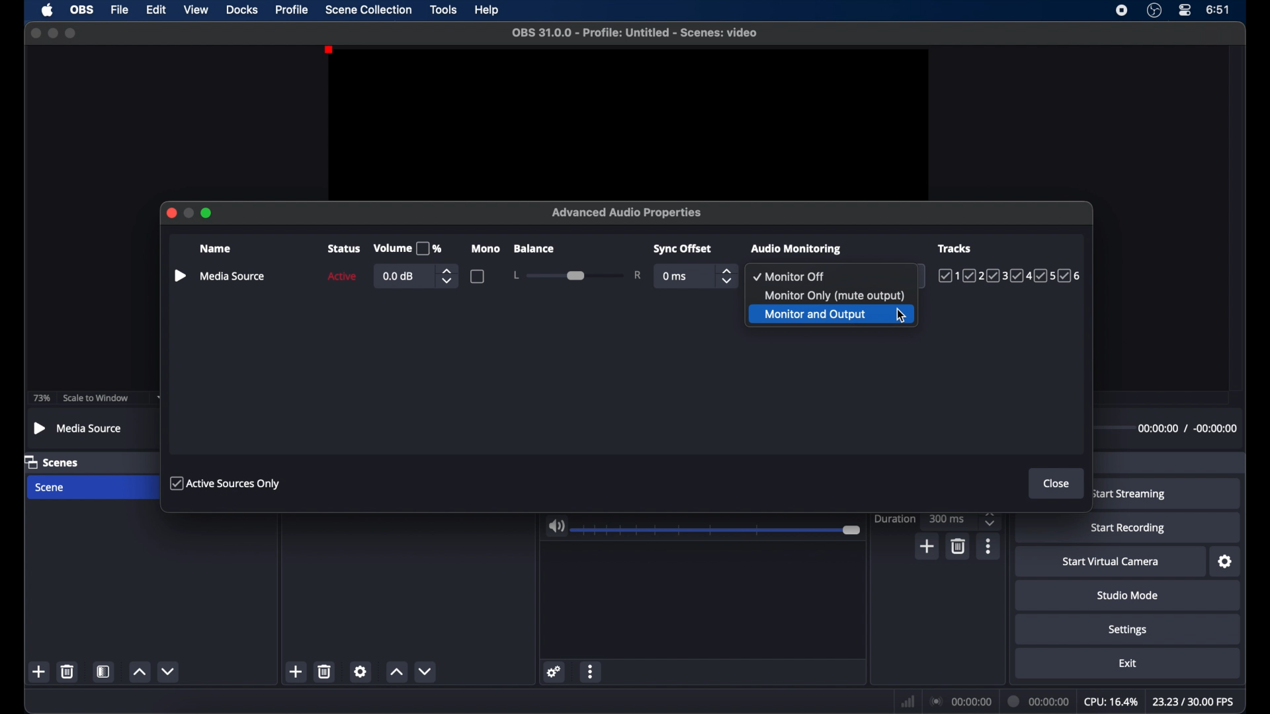  What do you see at coordinates (728, 276) in the screenshot?
I see `stepper buttons` at bounding box center [728, 276].